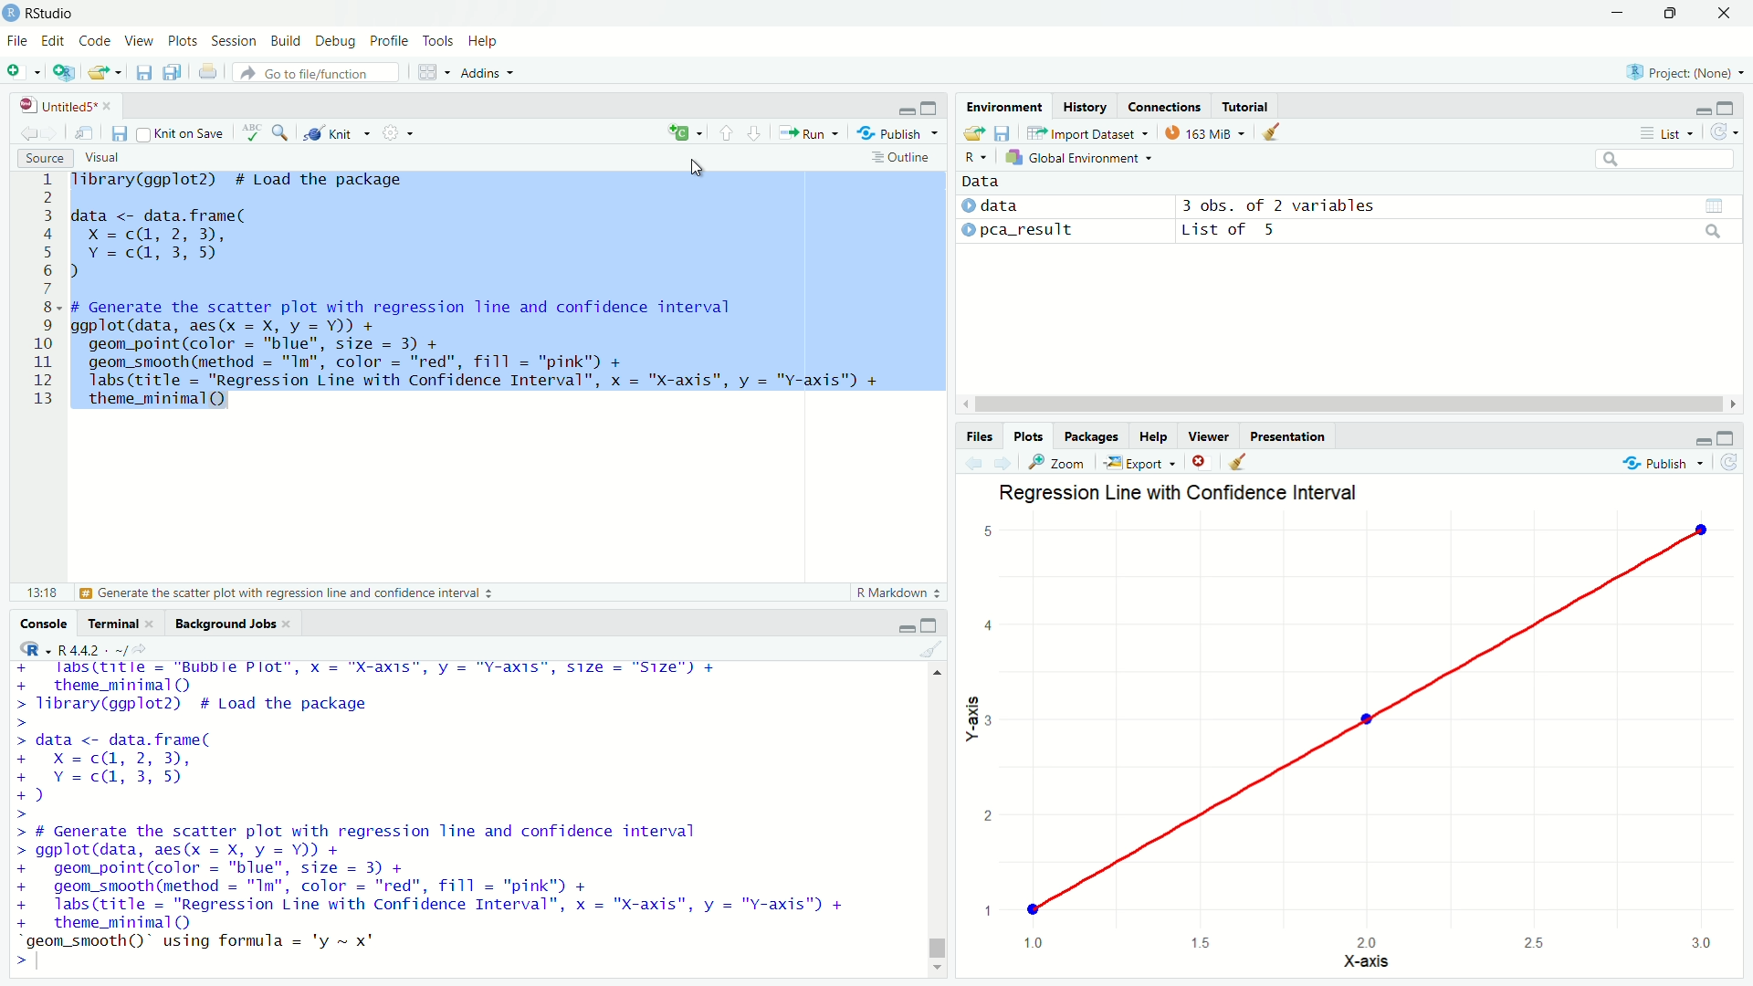 The image size is (1753, 986). What do you see at coordinates (929, 649) in the screenshot?
I see `Clear console` at bounding box center [929, 649].